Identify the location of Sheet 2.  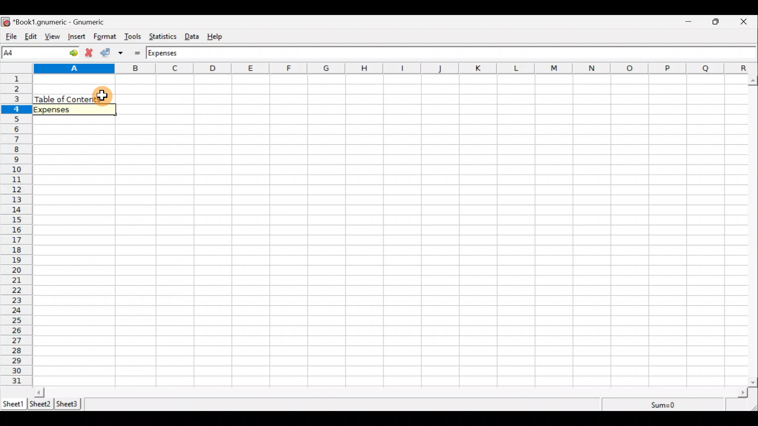
(41, 404).